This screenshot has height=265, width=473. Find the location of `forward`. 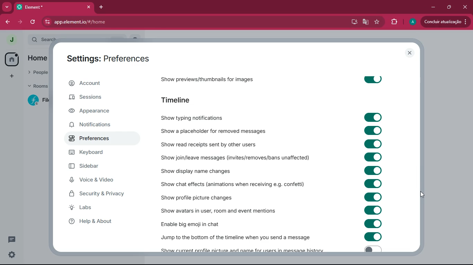

forward is located at coordinates (20, 22).